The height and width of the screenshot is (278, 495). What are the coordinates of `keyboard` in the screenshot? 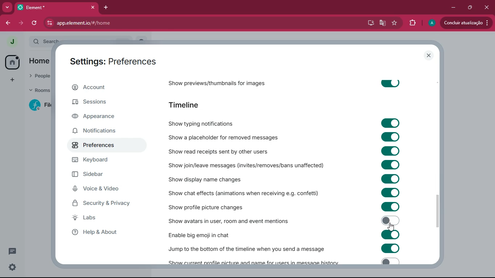 It's located at (104, 161).